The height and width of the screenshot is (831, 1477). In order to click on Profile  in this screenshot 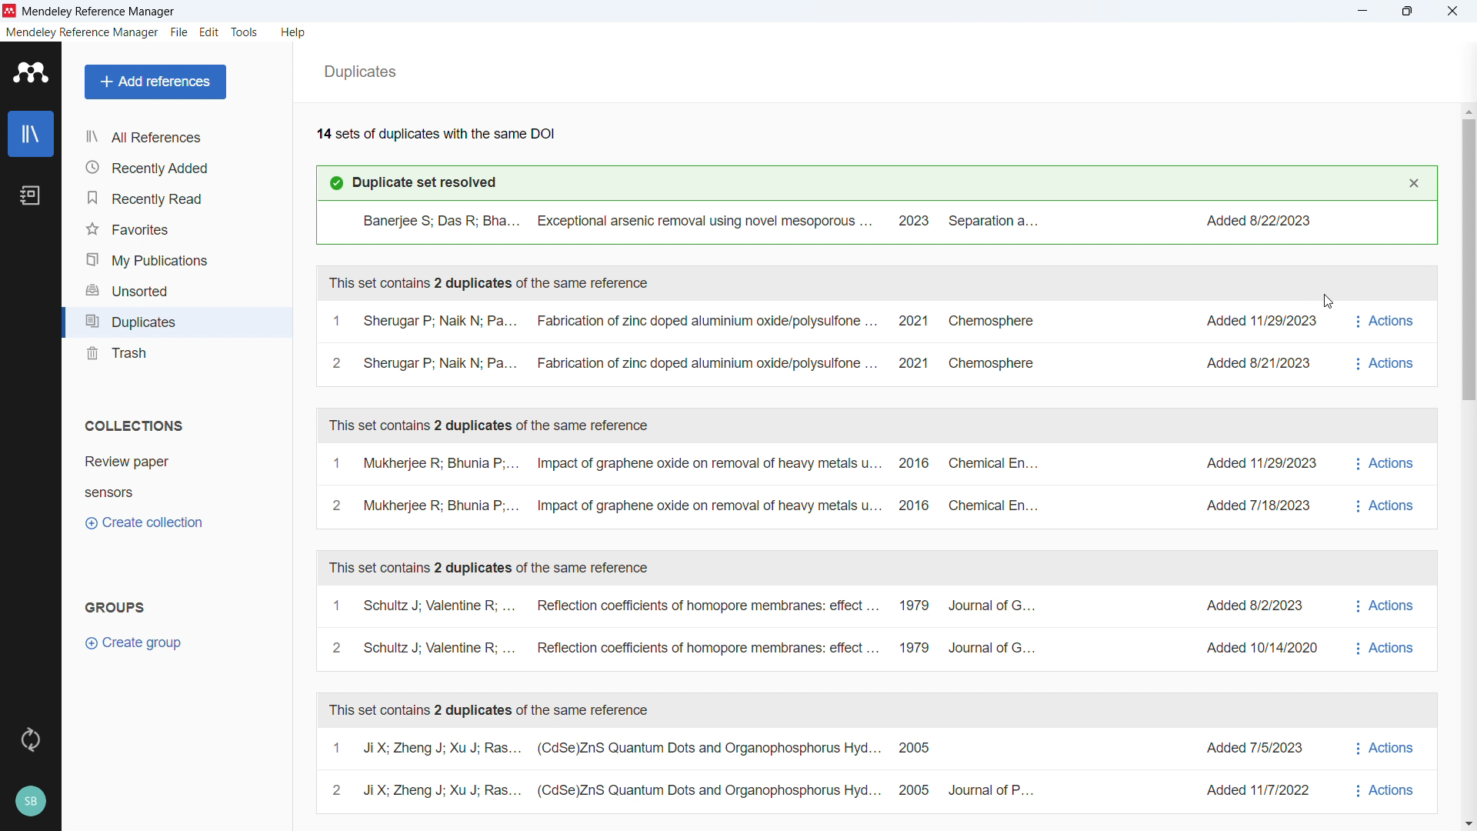, I will do `click(30, 799)`.